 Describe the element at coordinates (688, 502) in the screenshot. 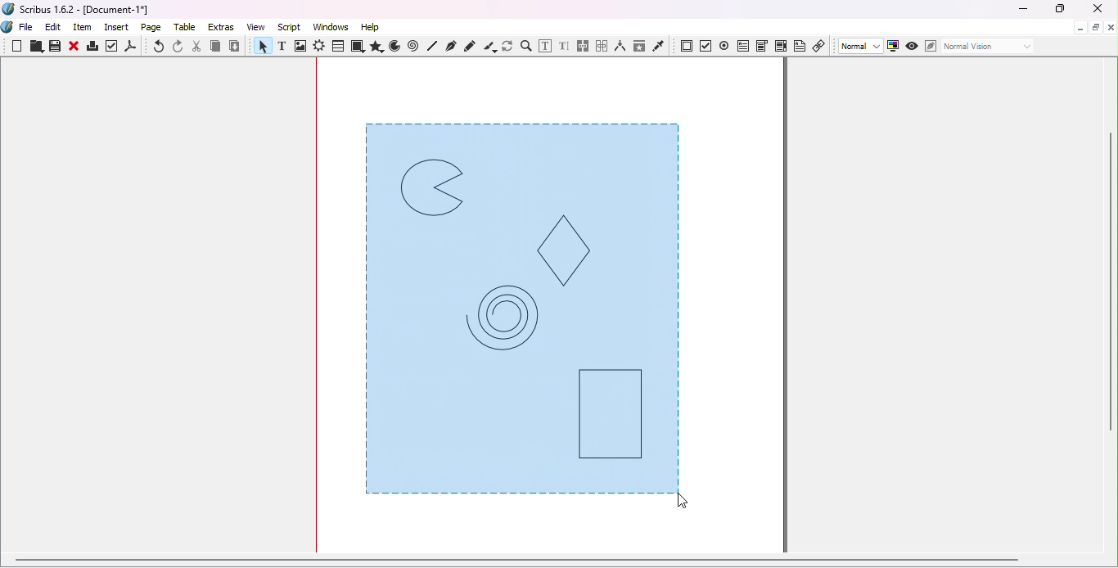

I see `Cursor` at that location.